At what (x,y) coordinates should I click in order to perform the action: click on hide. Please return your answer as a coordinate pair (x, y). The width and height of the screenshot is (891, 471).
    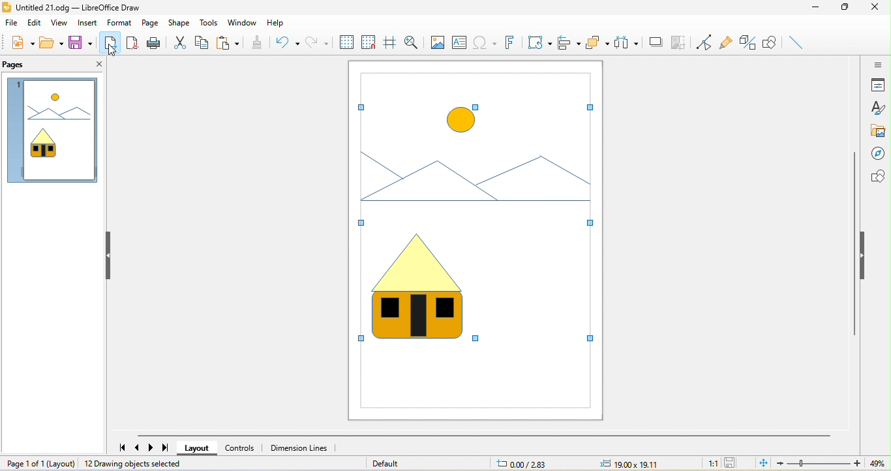
    Looking at the image, I should click on (866, 258).